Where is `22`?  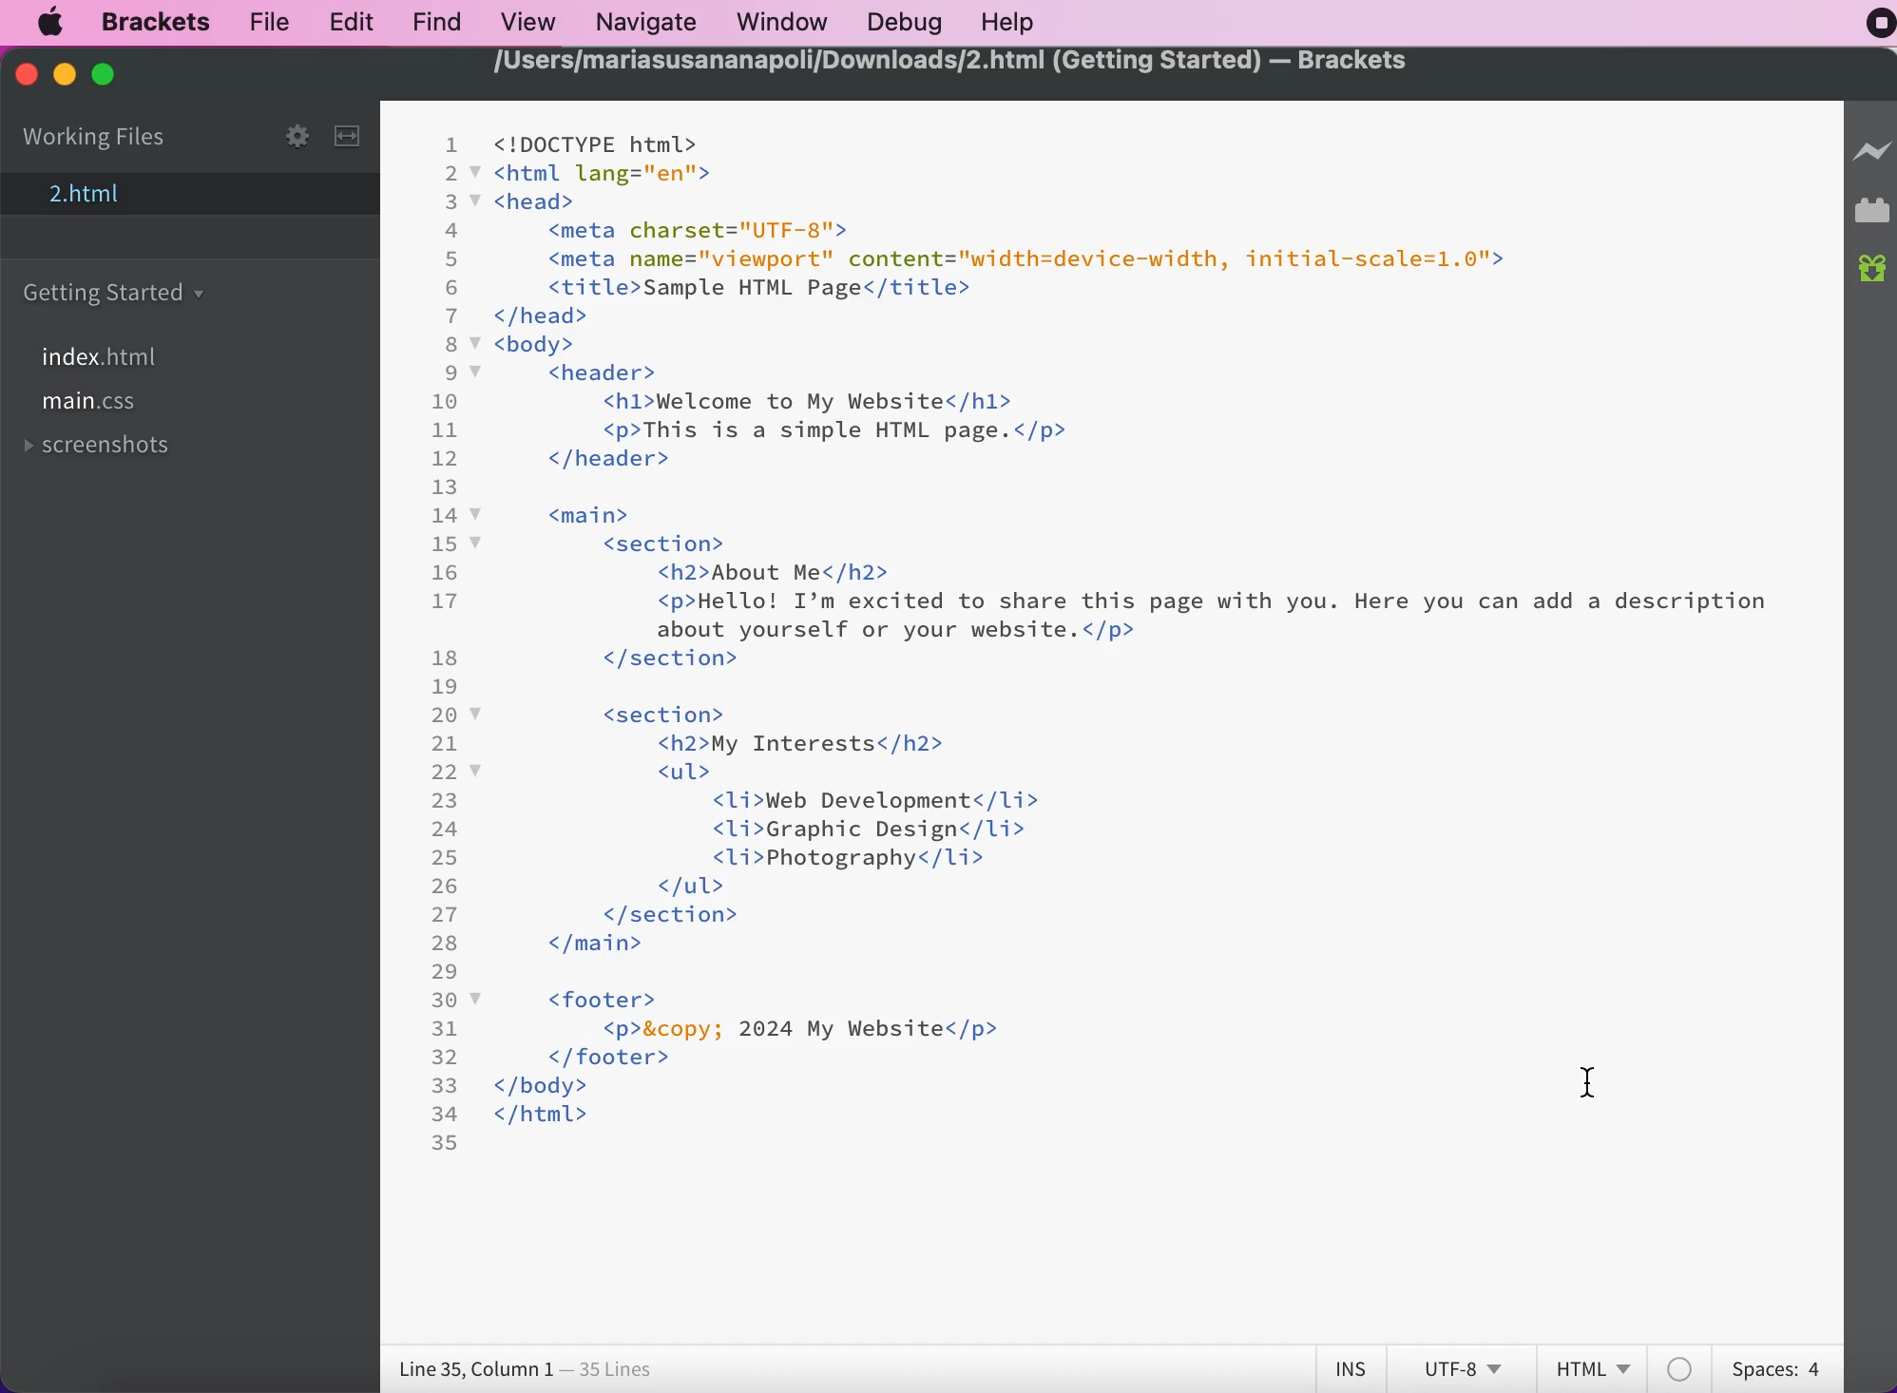
22 is located at coordinates (444, 773).